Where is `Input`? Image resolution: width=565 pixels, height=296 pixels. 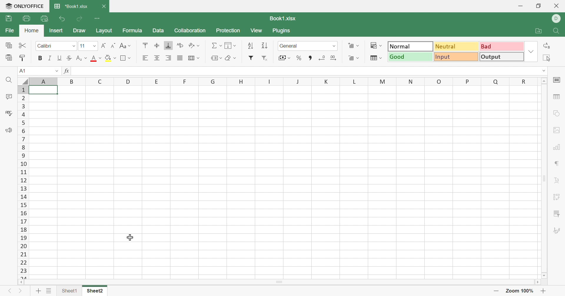
Input is located at coordinates (455, 57).